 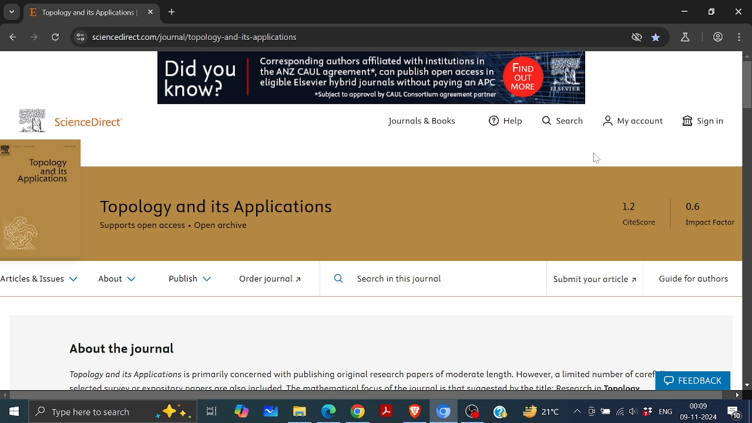 I want to click on Close window, so click(x=738, y=12).